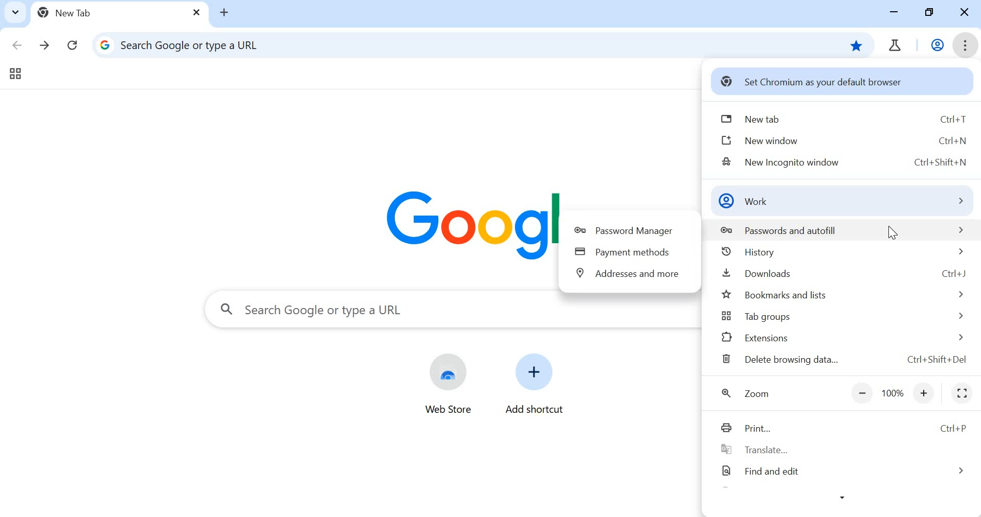  What do you see at coordinates (841, 116) in the screenshot?
I see `new tab` at bounding box center [841, 116].